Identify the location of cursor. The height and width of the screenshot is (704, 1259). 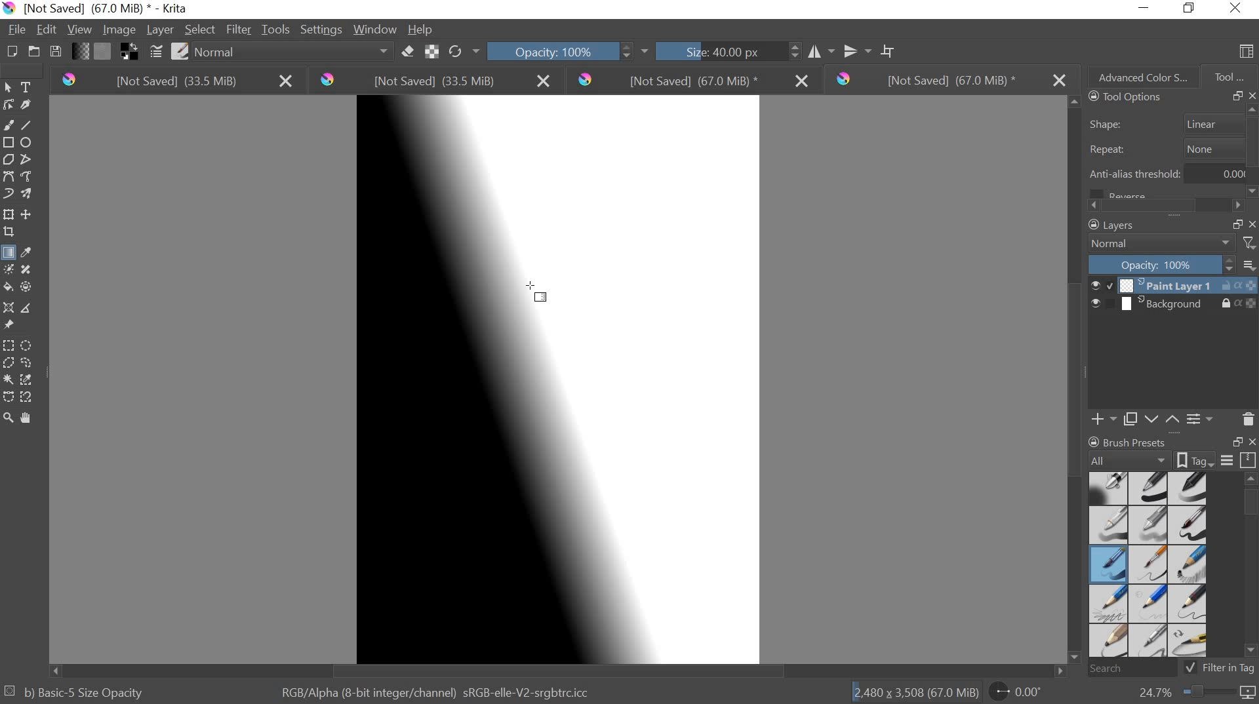
(535, 292).